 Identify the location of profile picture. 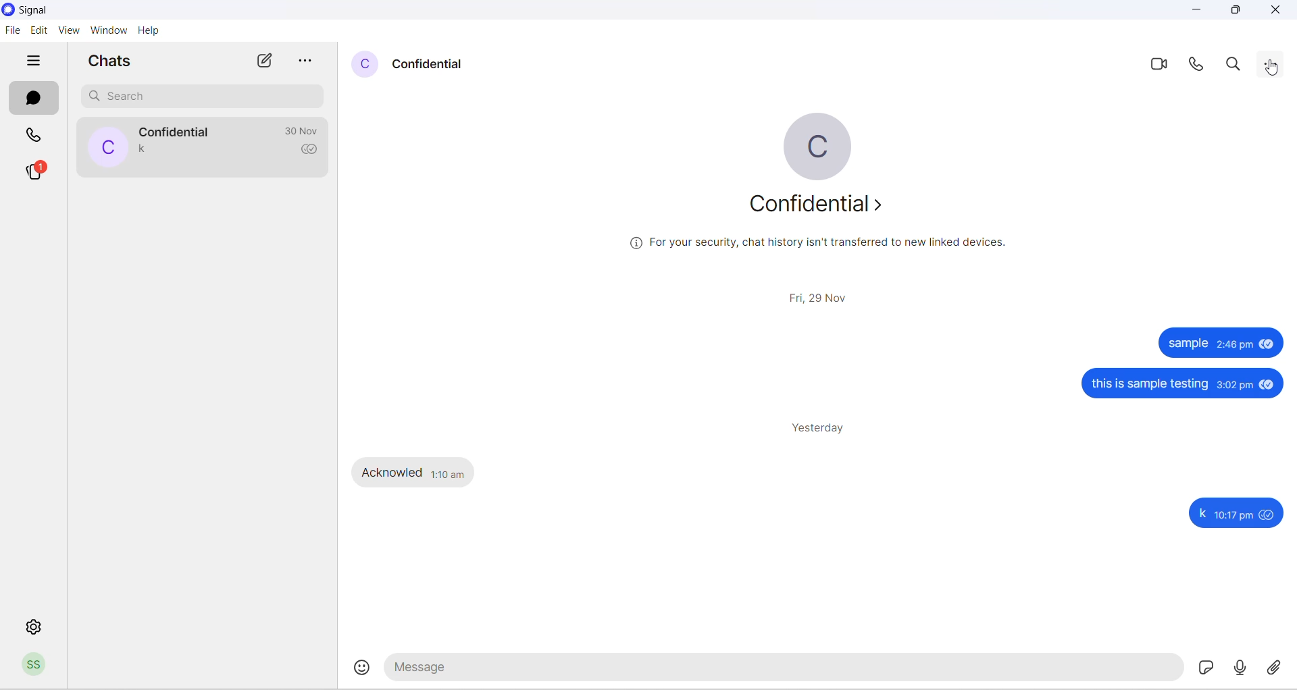
(365, 66).